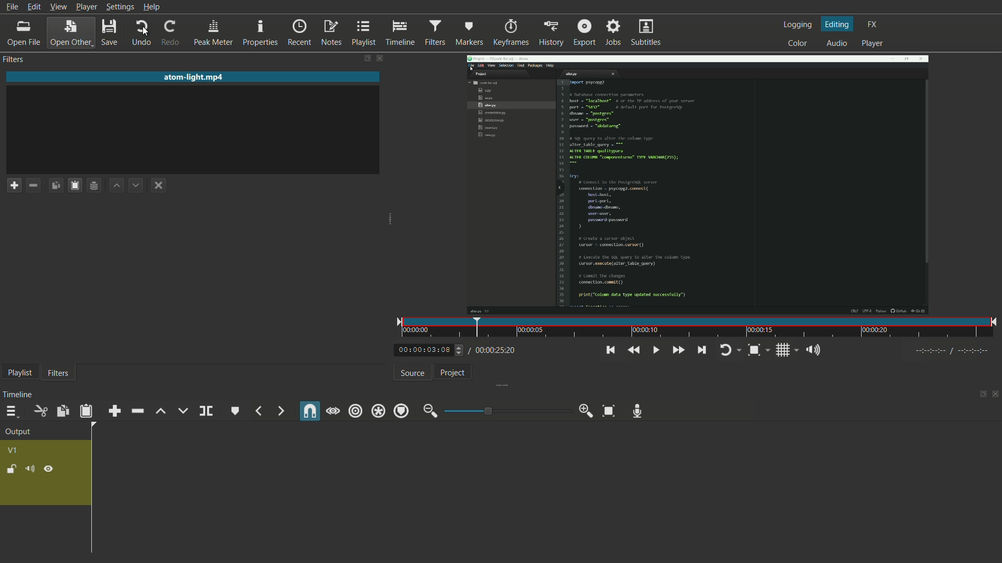 The width and height of the screenshot is (1002, 563). What do you see at coordinates (169, 32) in the screenshot?
I see `Redo` at bounding box center [169, 32].